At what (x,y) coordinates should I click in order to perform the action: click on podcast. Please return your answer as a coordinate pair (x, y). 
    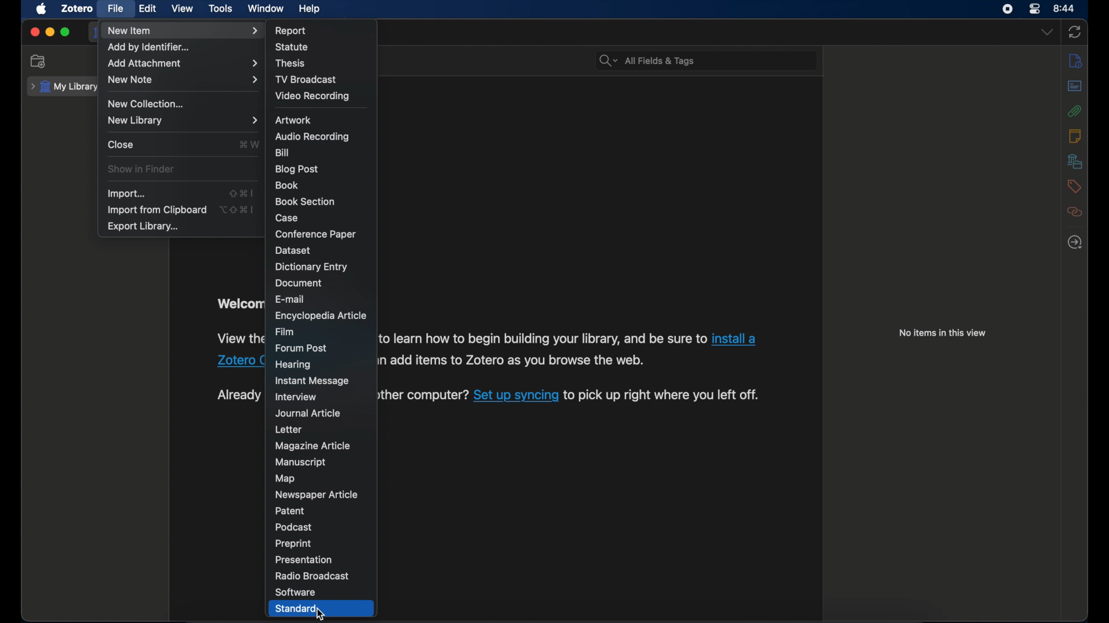
    Looking at the image, I should click on (295, 527).